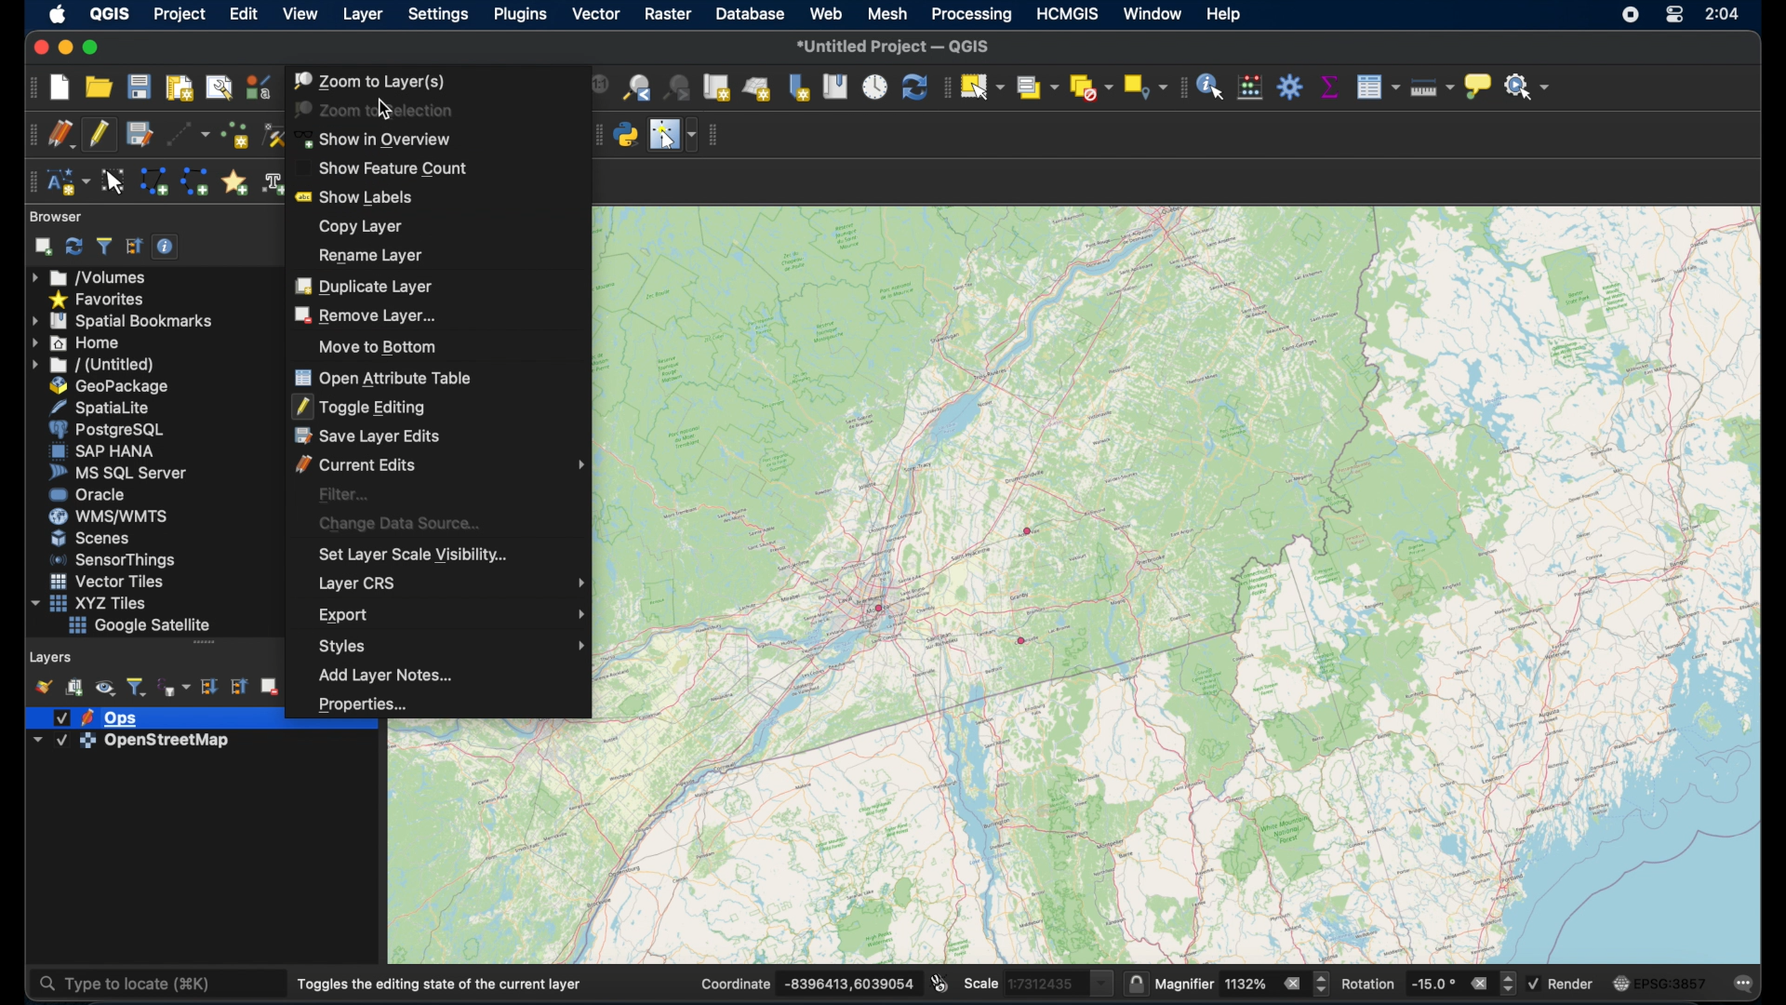  Describe the element at coordinates (672, 133) in the screenshot. I see `switch mouse cursor to configurable pointer` at that location.